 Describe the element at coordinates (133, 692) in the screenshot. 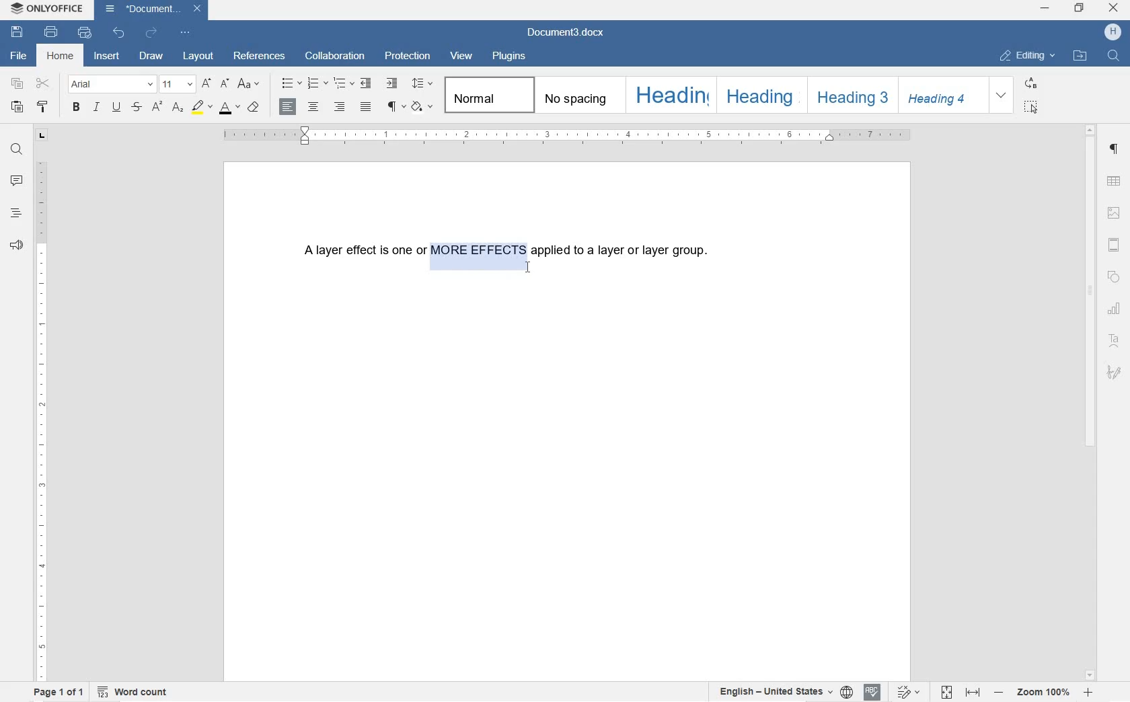

I see `WORD COUNT` at that location.